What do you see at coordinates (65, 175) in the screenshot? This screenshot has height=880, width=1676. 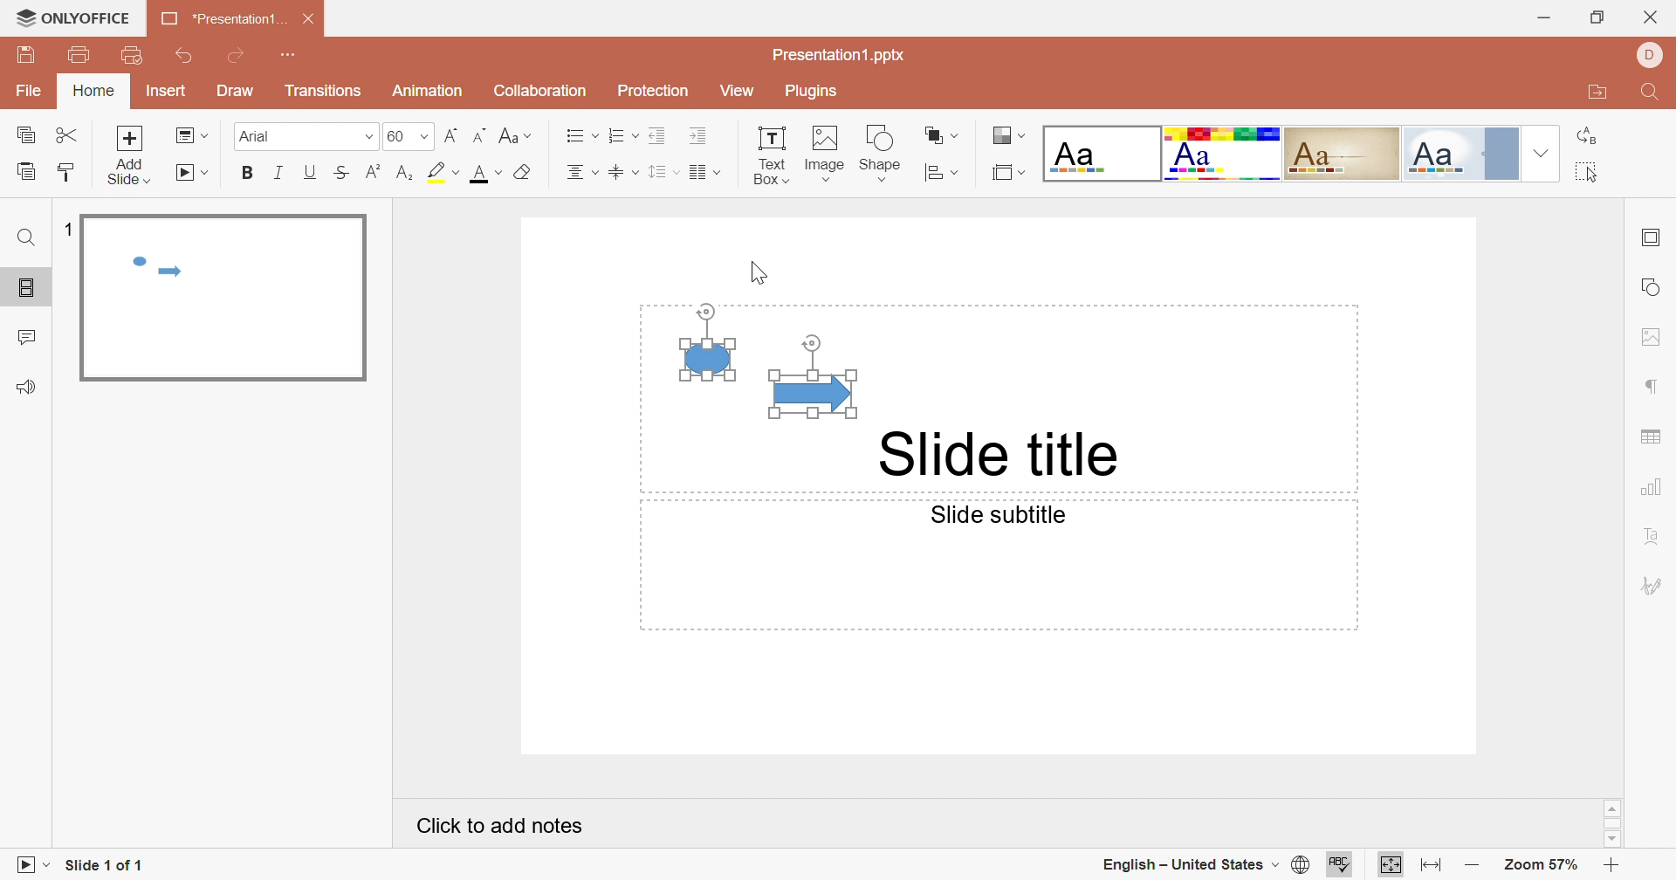 I see `Copy Style` at bounding box center [65, 175].